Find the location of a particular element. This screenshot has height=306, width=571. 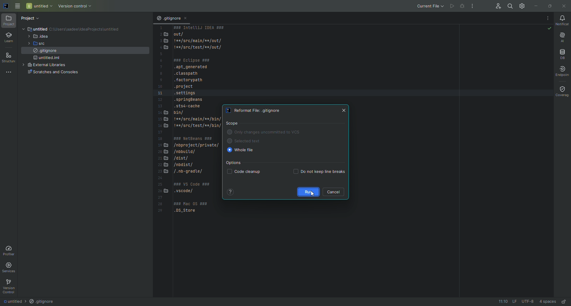

Learn is located at coordinates (9, 38).